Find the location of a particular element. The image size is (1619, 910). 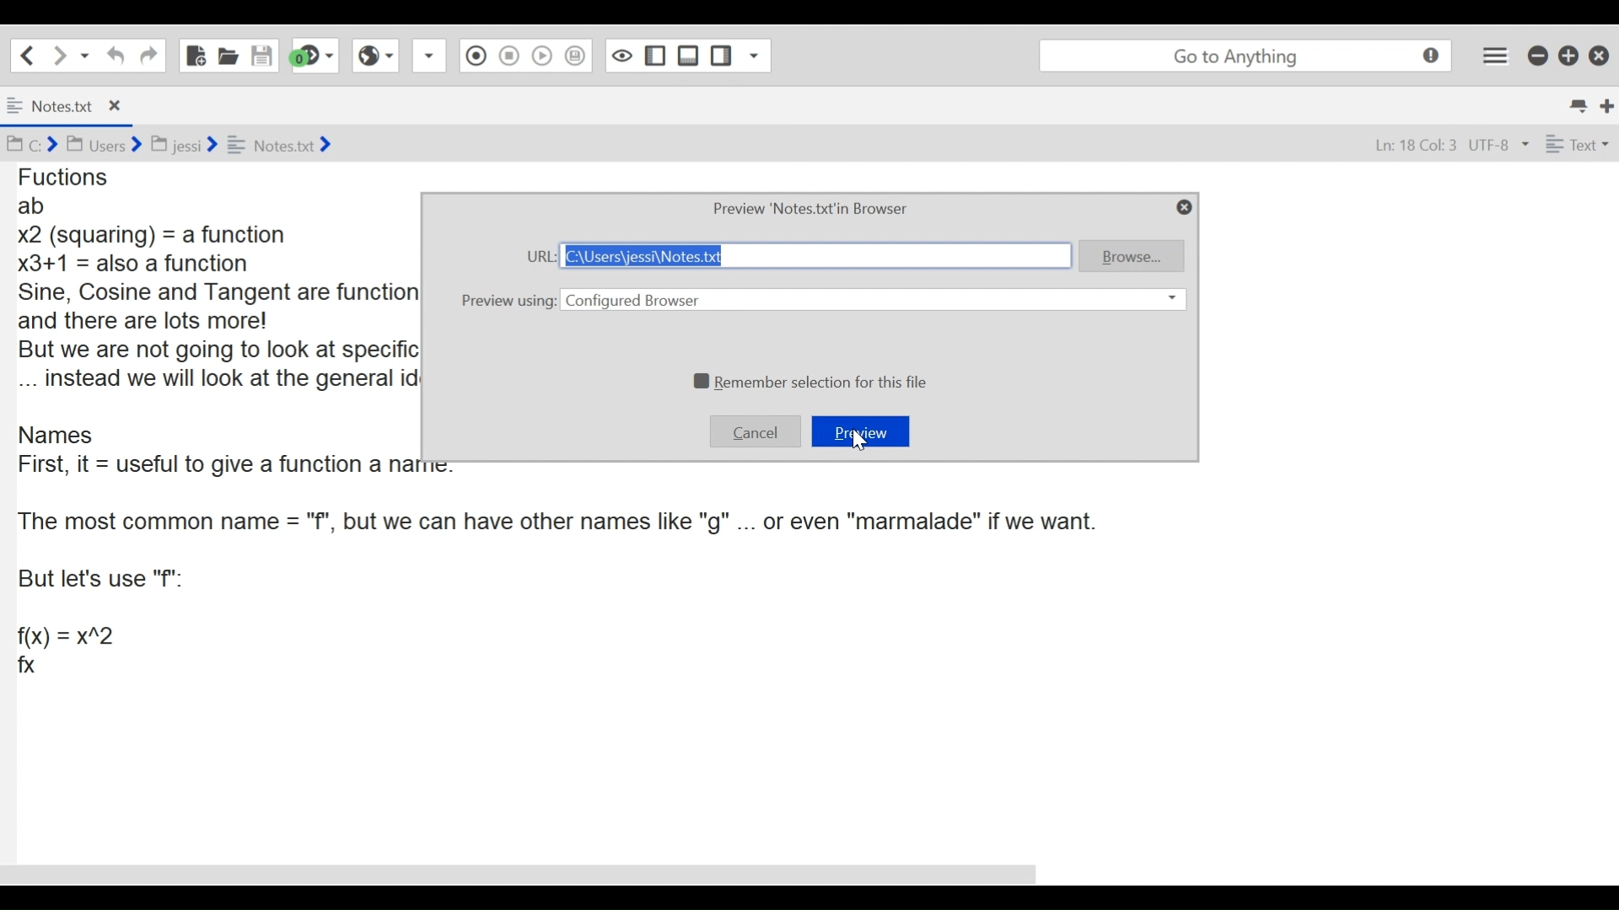

Application menu is located at coordinates (1494, 52).